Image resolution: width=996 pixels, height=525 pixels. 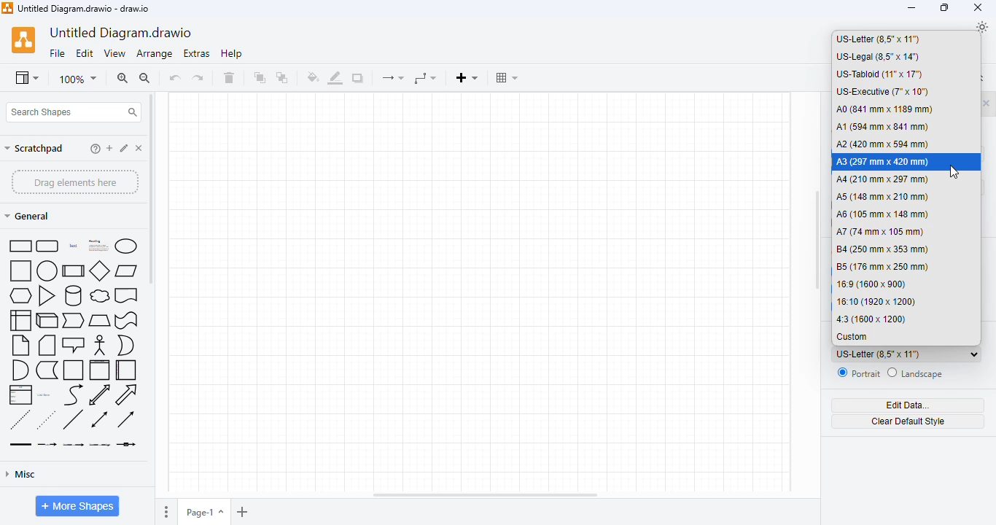 What do you see at coordinates (232, 53) in the screenshot?
I see `help` at bounding box center [232, 53].